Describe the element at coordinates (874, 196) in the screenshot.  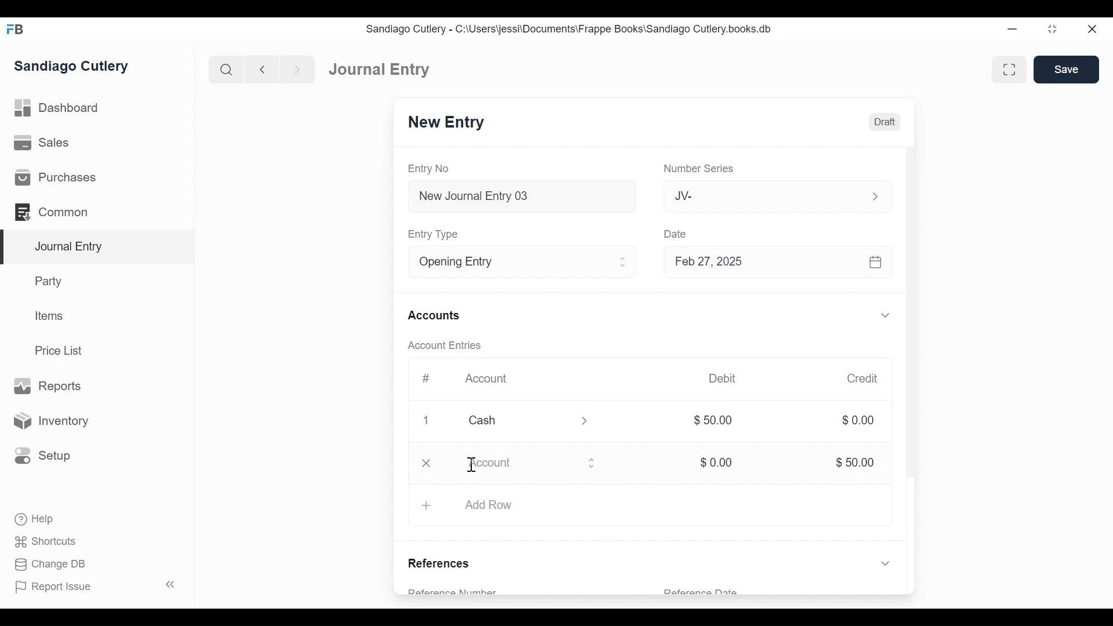
I see `Expand` at that location.